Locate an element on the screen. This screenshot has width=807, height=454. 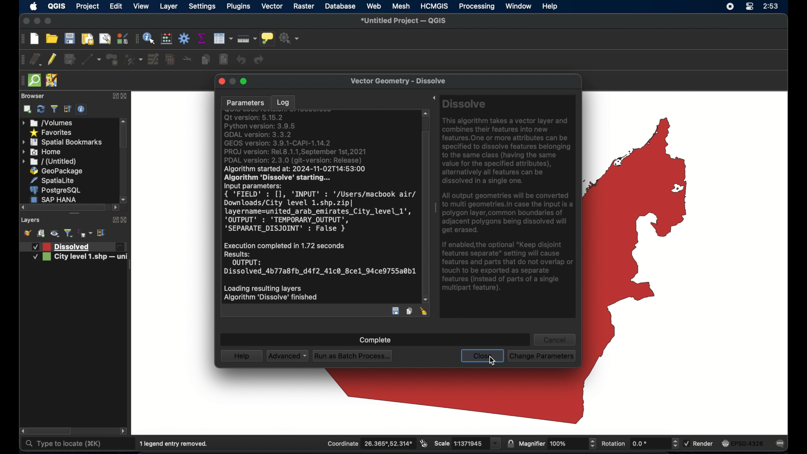
add group is located at coordinates (41, 234).